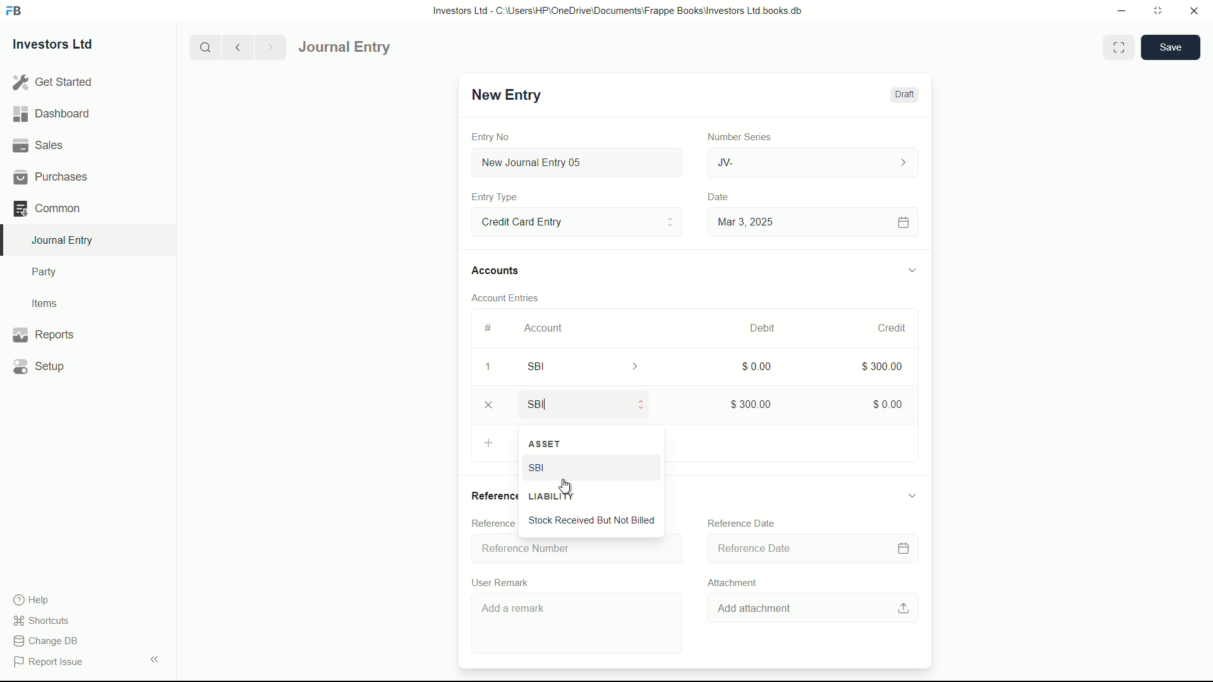  Describe the element at coordinates (551, 468) in the screenshot. I see `SBI` at that location.